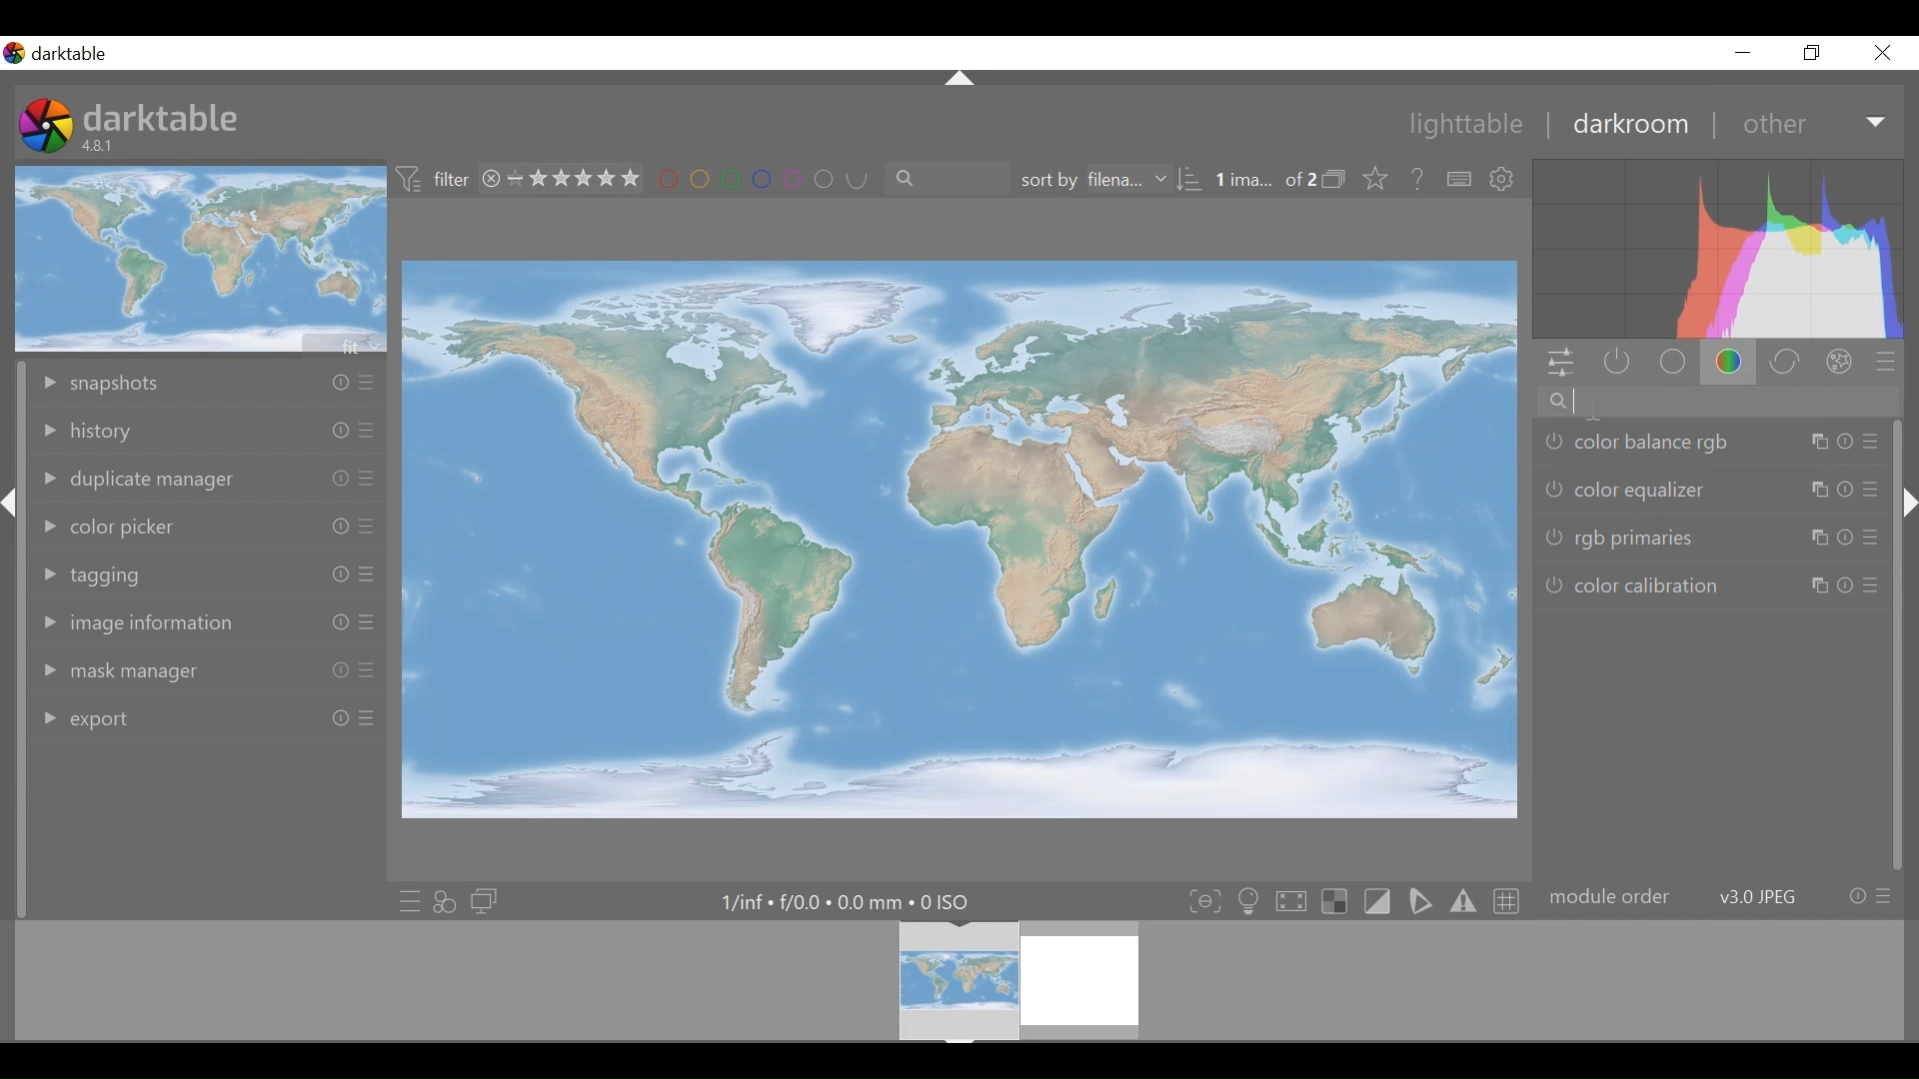 This screenshot has height=1079, width=1919. What do you see at coordinates (205, 670) in the screenshot?
I see `mask manager` at bounding box center [205, 670].